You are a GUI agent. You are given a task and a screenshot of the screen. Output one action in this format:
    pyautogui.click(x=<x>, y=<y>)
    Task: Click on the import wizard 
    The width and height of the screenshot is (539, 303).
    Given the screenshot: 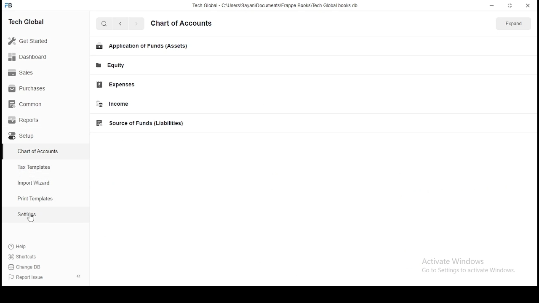 What is the action you would take?
    pyautogui.click(x=35, y=182)
    